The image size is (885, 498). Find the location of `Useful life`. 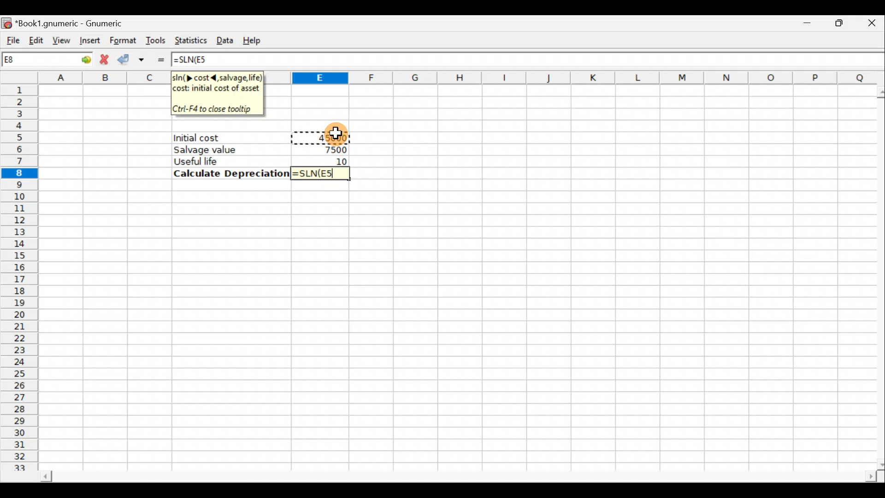

Useful life is located at coordinates (226, 161).